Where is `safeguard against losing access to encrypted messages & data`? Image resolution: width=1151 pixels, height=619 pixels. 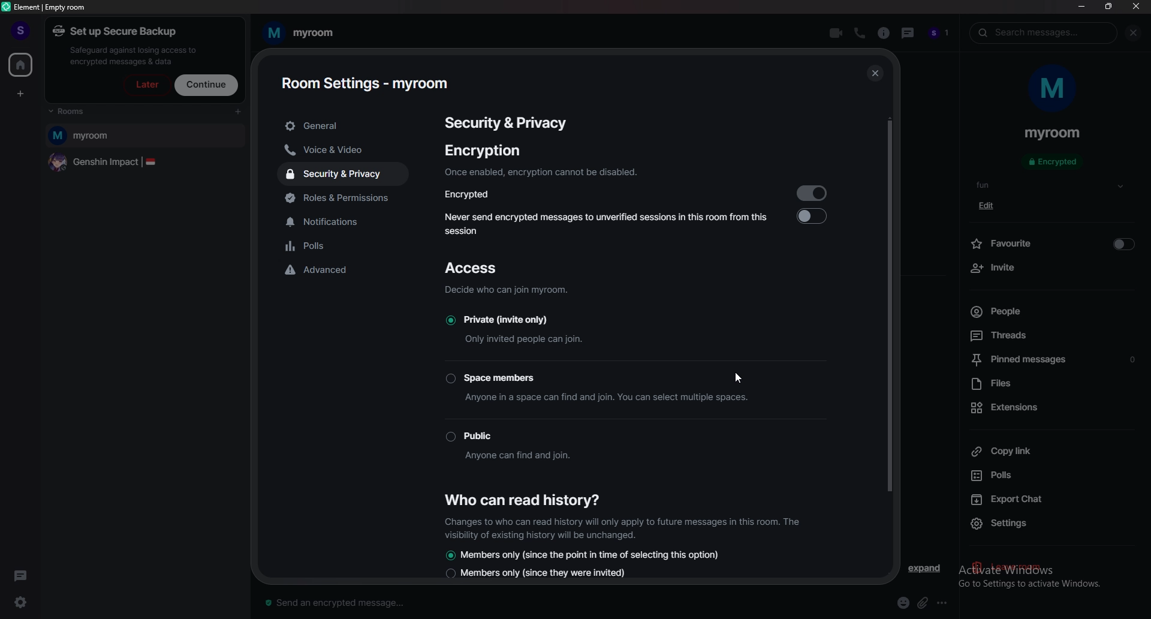
safeguard against losing access to encrypted messages & data is located at coordinates (134, 55).